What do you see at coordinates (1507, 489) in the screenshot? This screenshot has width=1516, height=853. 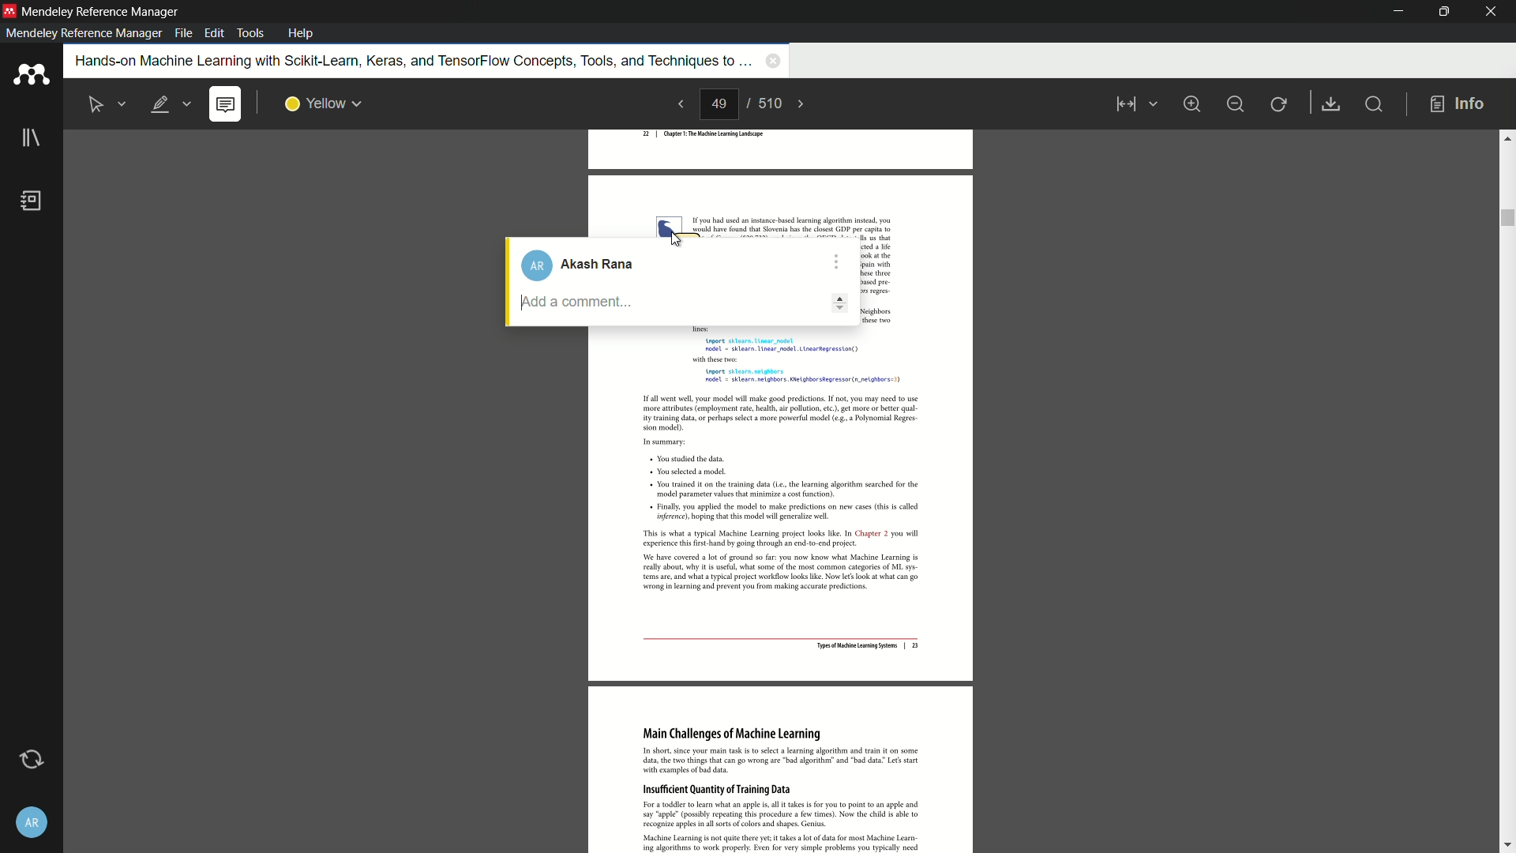 I see `scroll bar` at bounding box center [1507, 489].